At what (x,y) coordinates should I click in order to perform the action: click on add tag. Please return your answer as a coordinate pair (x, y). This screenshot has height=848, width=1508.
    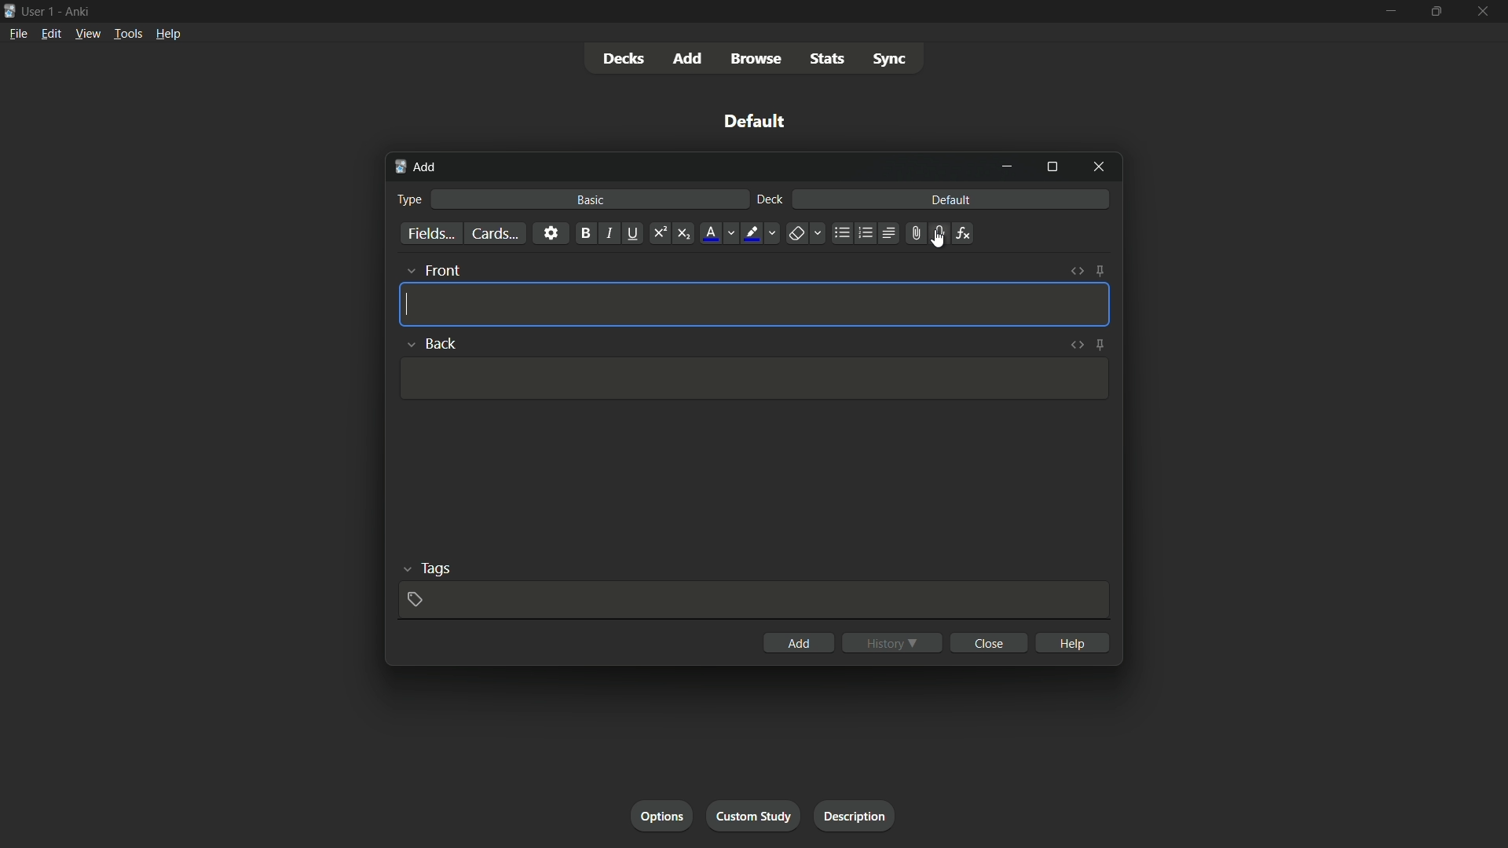
    Looking at the image, I should click on (415, 598).